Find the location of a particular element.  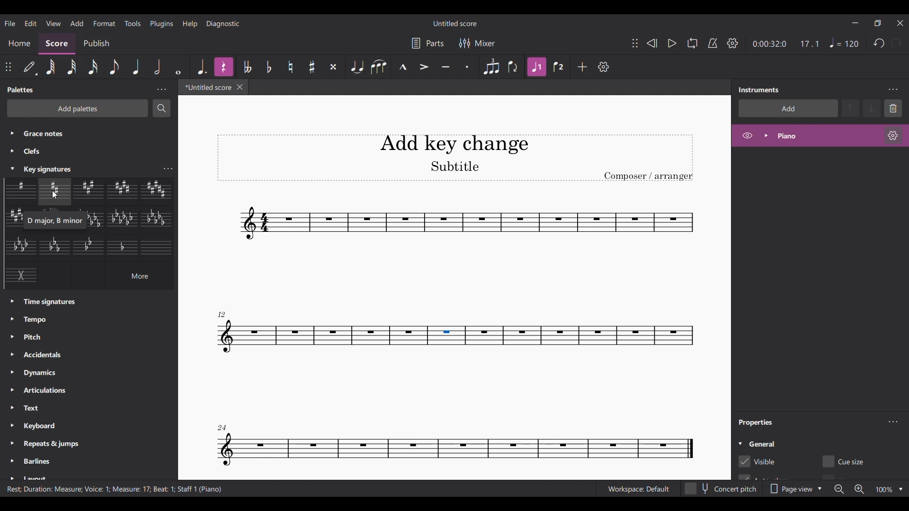

Default is located at coordinates (30, 66).